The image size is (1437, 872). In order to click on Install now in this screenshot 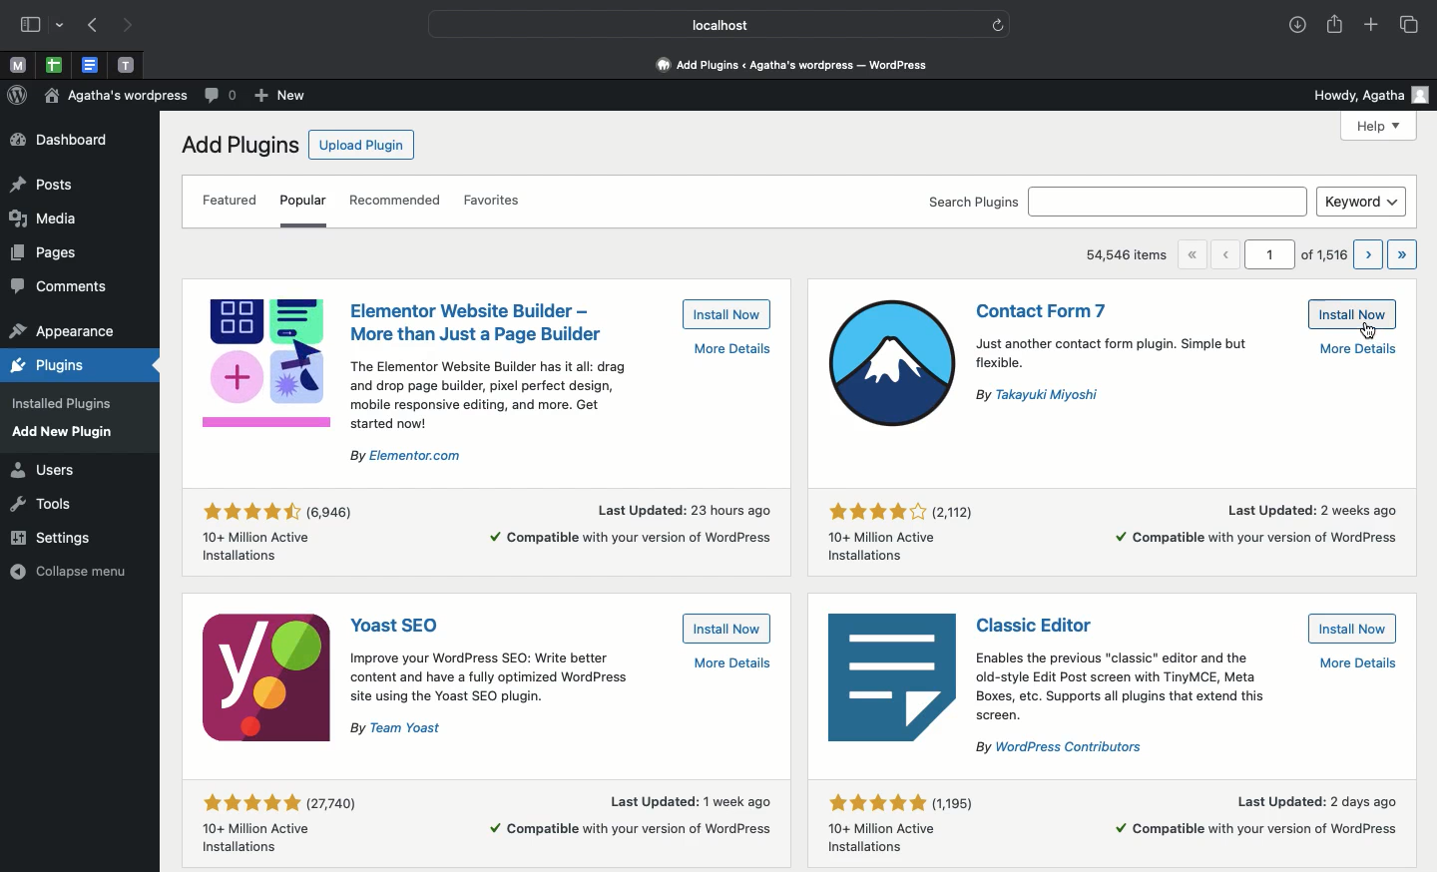, I will do `click(1351, 628)`.